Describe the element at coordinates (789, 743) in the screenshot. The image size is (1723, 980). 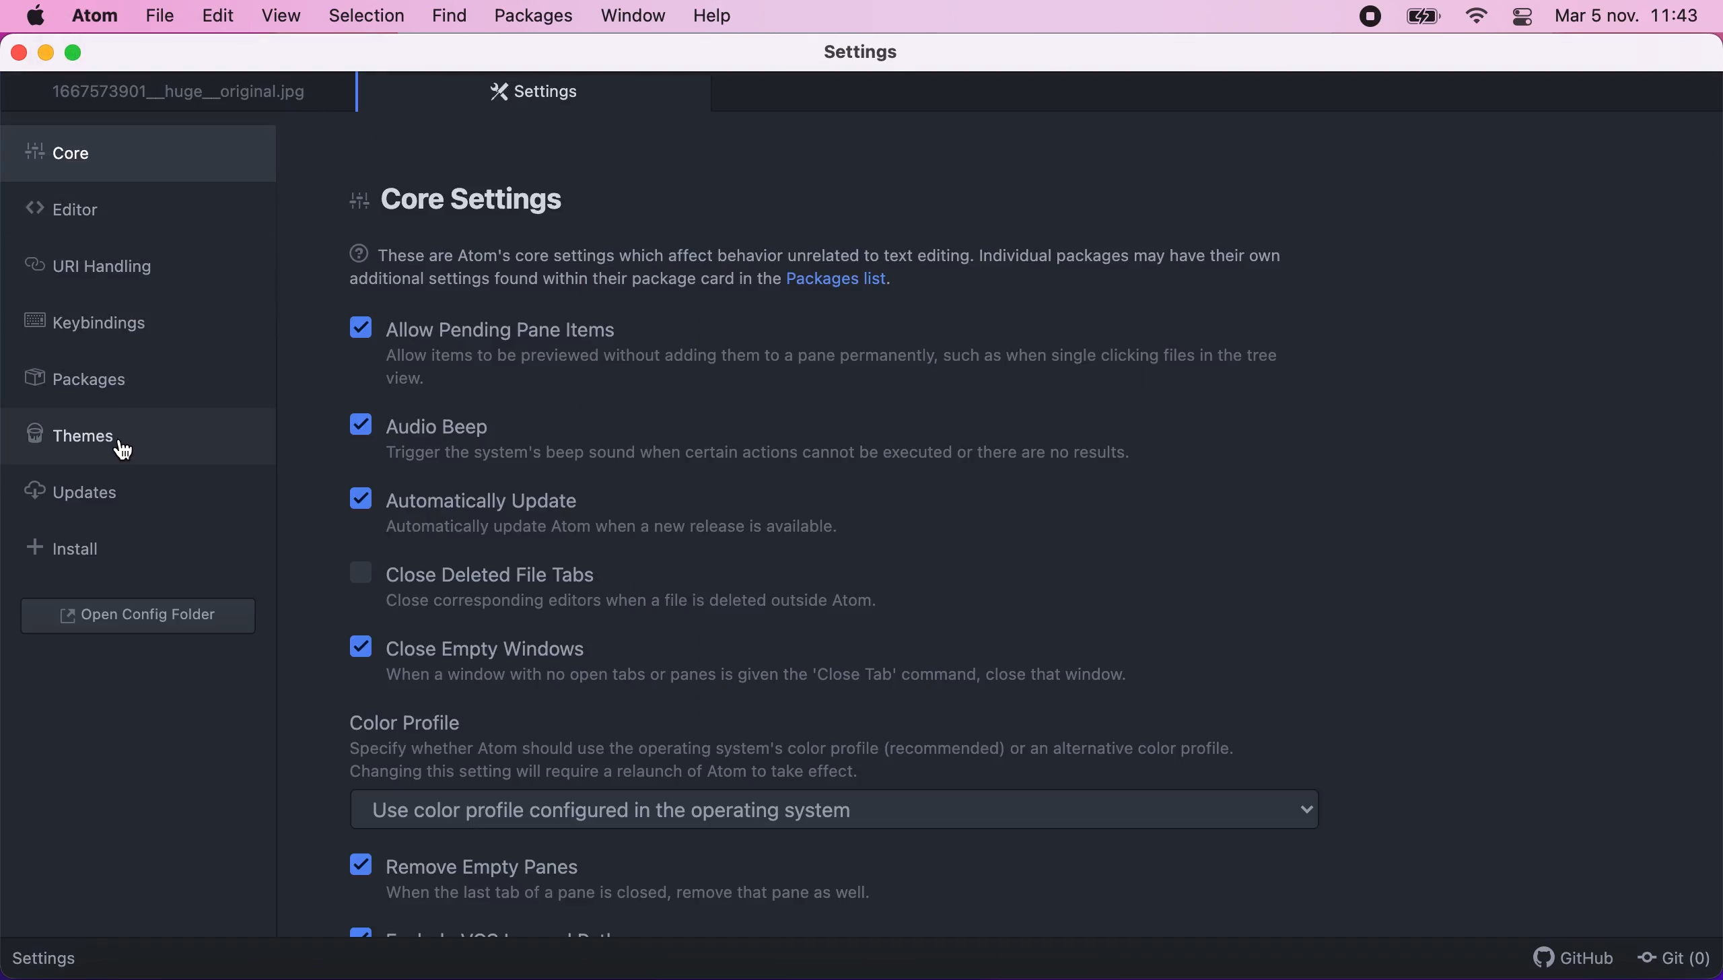
I see `Color Profile | Specify whether Atom should use the operating system's color profile (recommended) or an alternative color profile.Changing this setting will require a relaunch of Atom to take effect.` at that location.